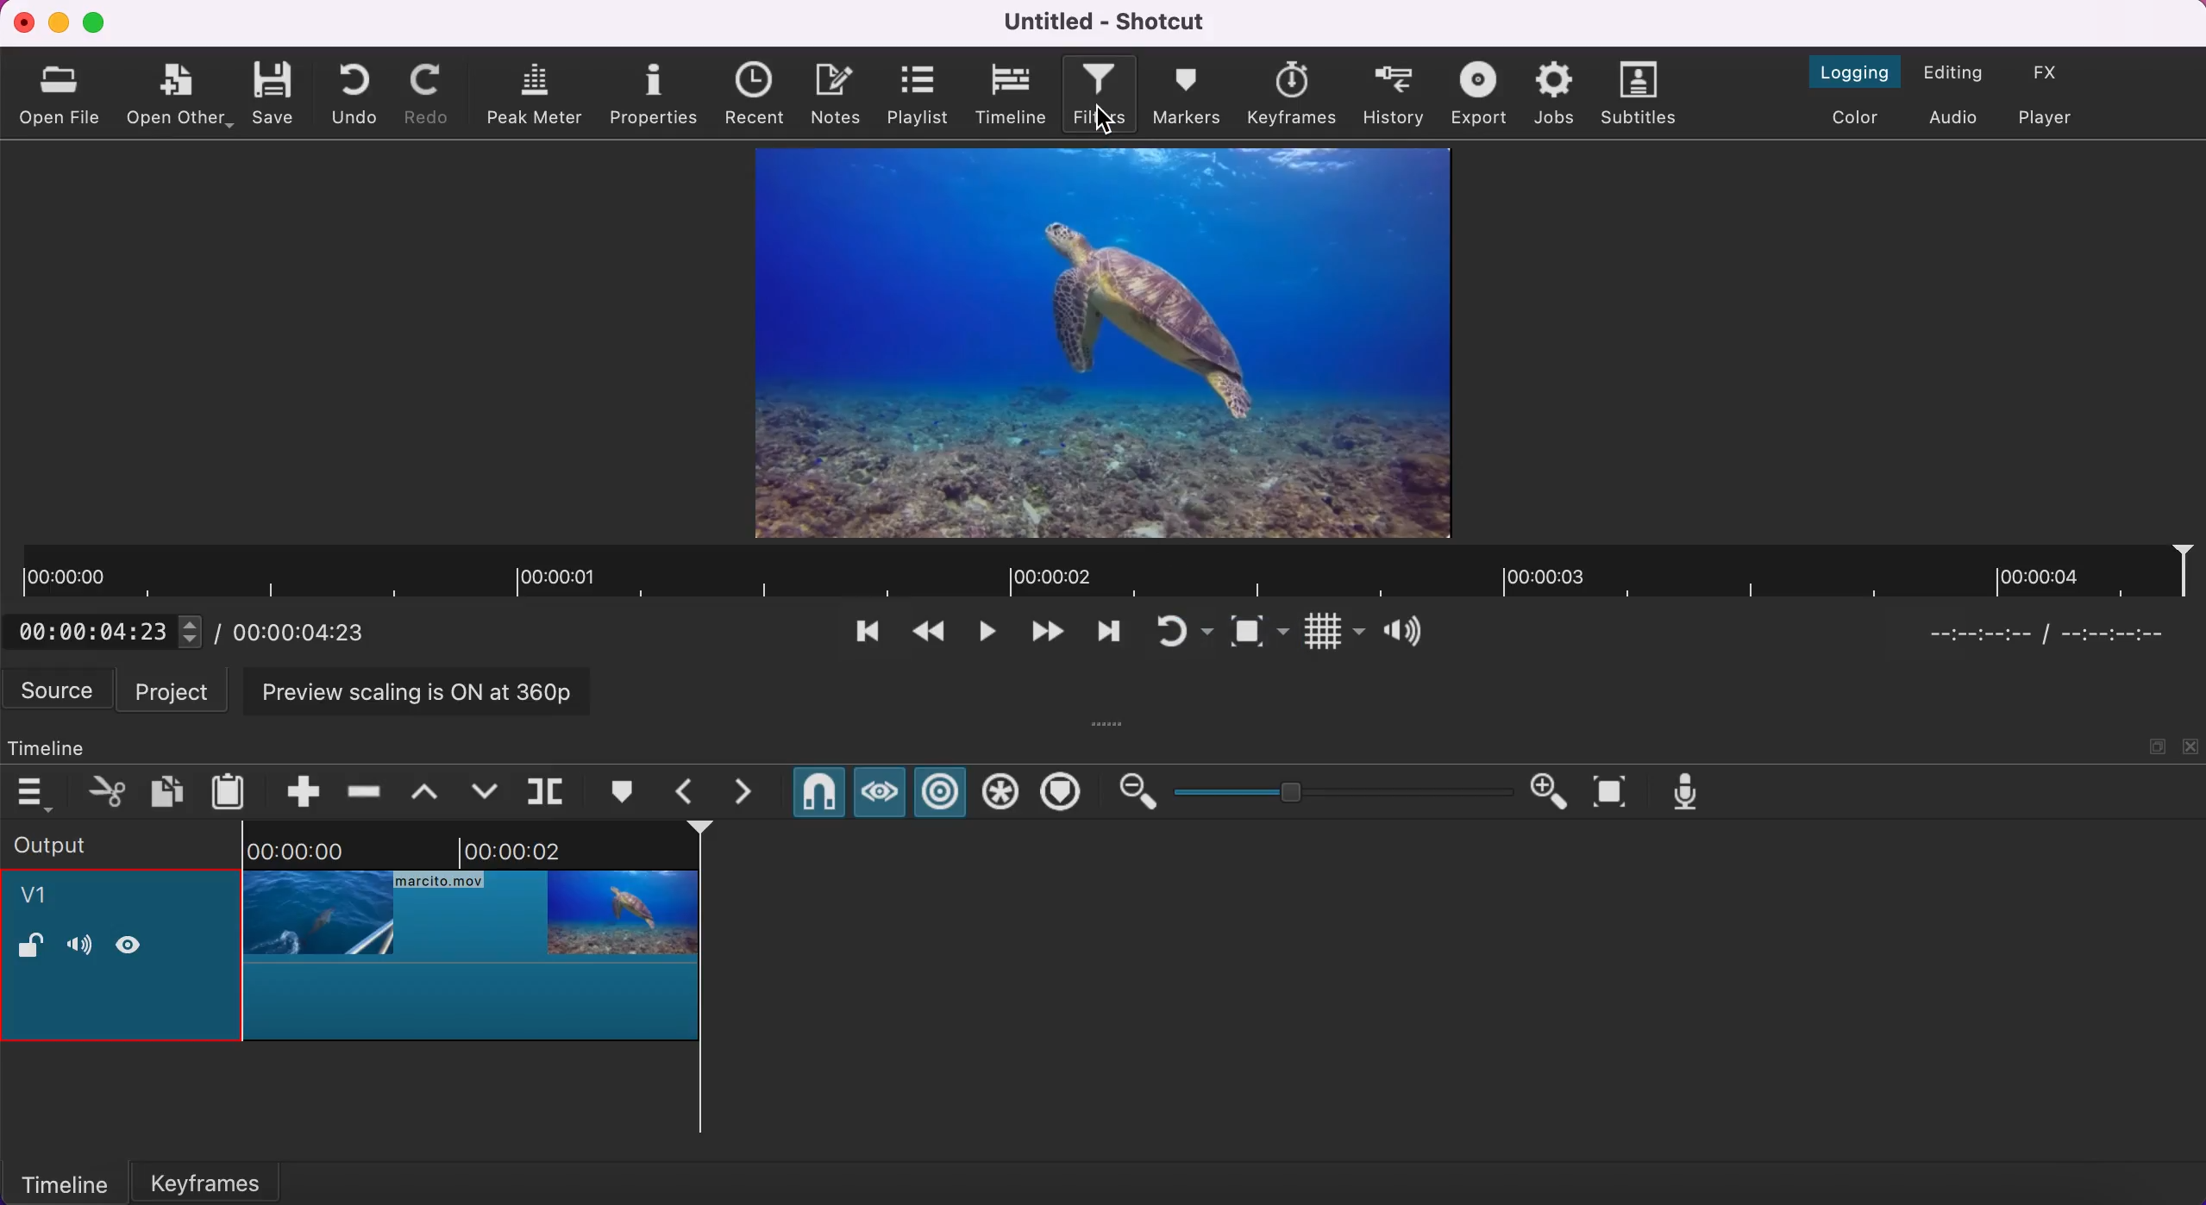 This screenshot has width=2206, height=1205. What do you see at coordinates (1290, 94) in the screenshot?
I see `keyframes` at bounding box center [1290, 94].